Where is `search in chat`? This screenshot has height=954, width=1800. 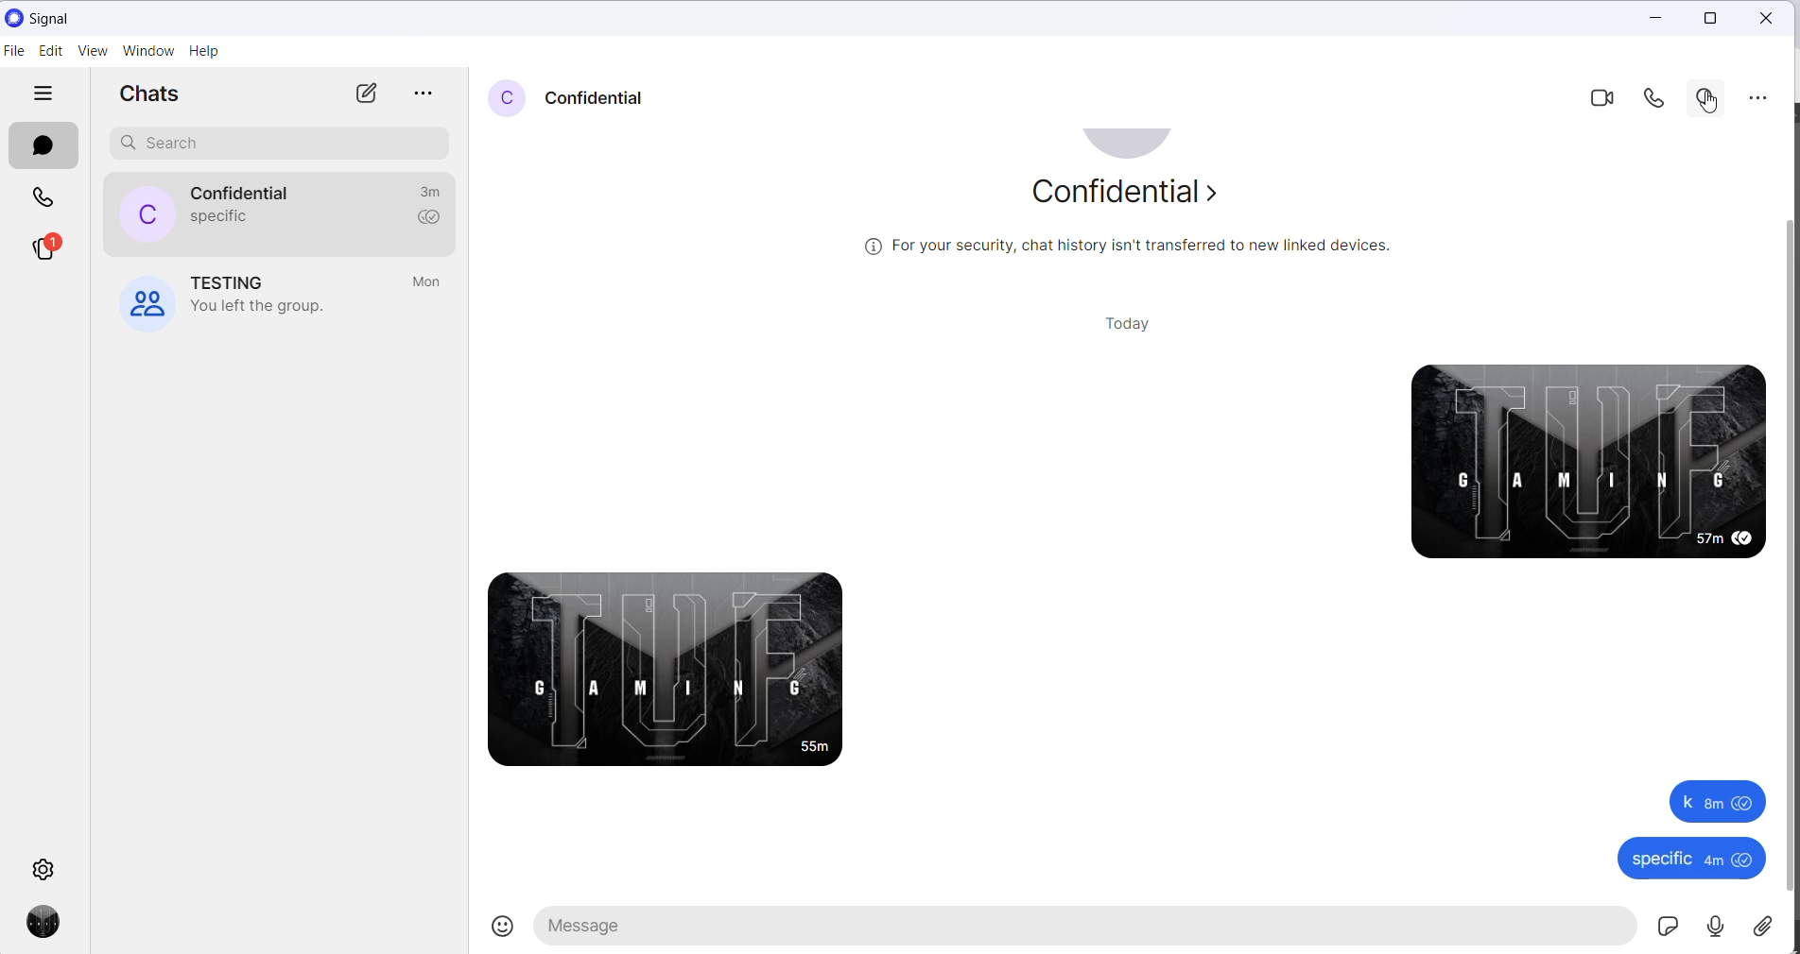 search in chat is located at coordinates (1706, 97).